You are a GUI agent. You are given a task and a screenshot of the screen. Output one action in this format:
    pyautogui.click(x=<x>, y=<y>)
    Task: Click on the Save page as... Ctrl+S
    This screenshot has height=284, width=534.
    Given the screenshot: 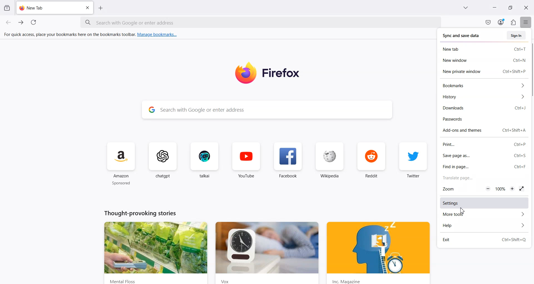 What is the action you would take?
    pyautogui.click(x=485, y=155)
    